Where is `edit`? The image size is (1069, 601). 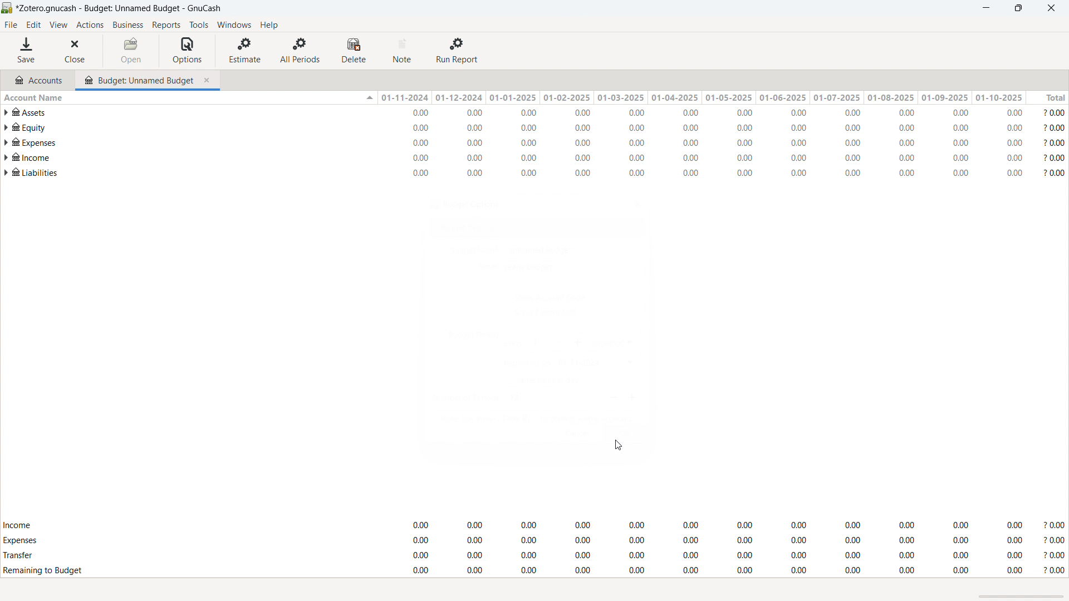 edit is located at coordinates (34, 25).